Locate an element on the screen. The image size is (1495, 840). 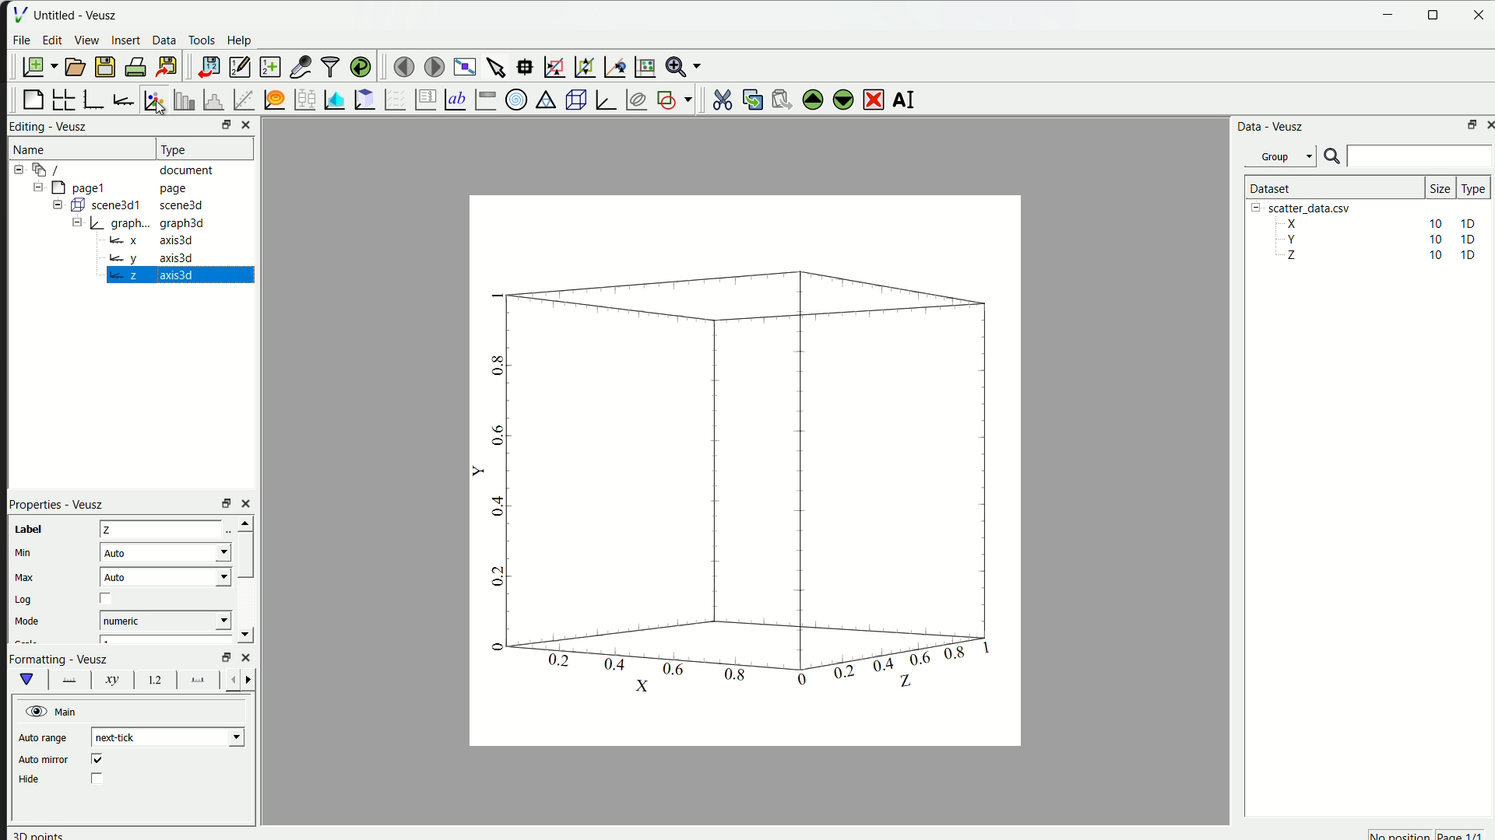
| Auto mirror is located at coordinates (41, 761).